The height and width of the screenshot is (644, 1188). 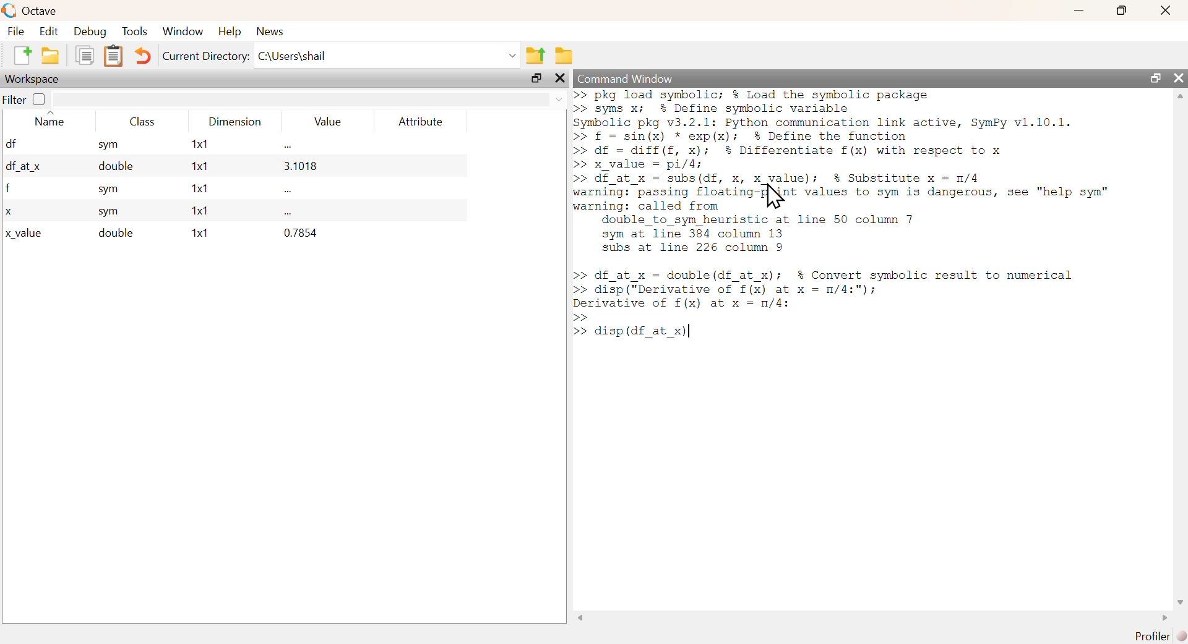 What do you see at coordinates (114, 233) in the screenshot?
I see `double` at bounding box center [114, 233].